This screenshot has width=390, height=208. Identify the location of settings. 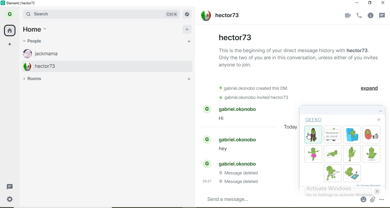
(13, 201).